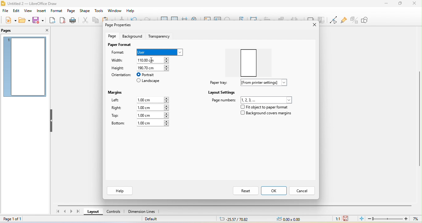 The image size is (422, 223). I want to click on hide, so click(52, 121).